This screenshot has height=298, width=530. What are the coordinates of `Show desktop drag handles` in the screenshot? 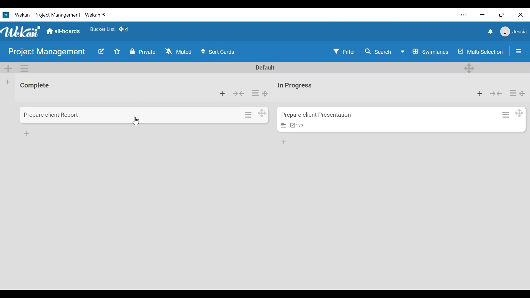 It's located at (125, 29).